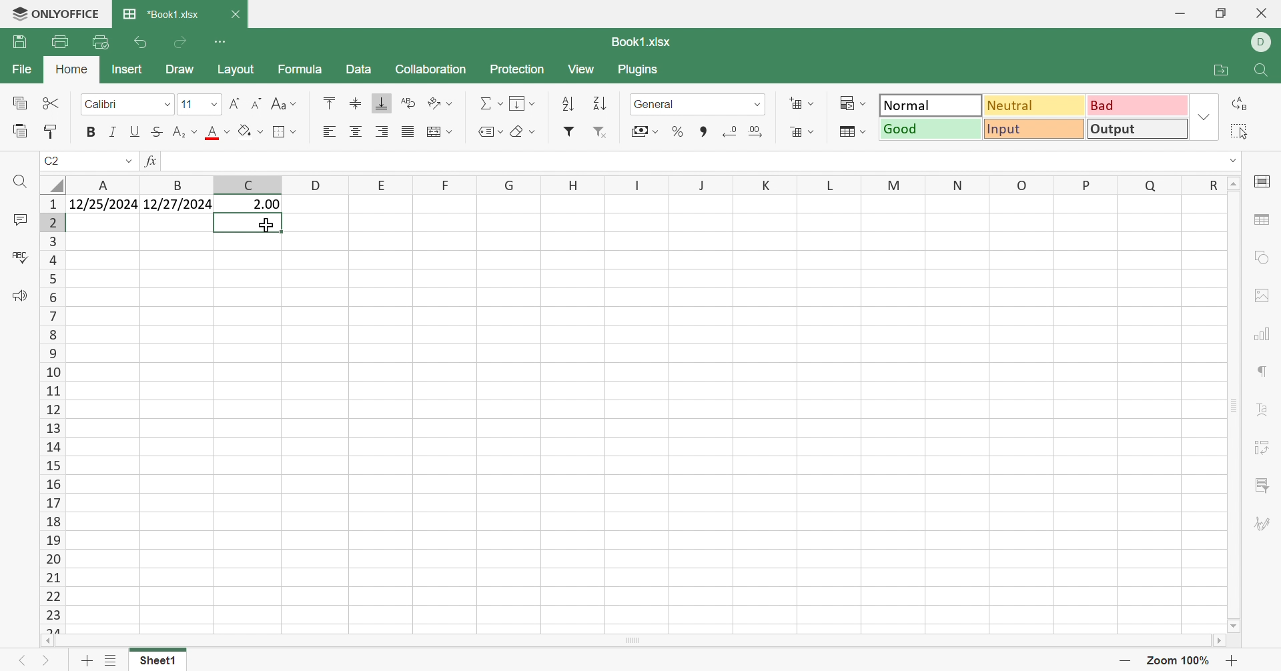  Describe the element at coordinates (17, 660) in the screenshot. I see `Previous` at that location.